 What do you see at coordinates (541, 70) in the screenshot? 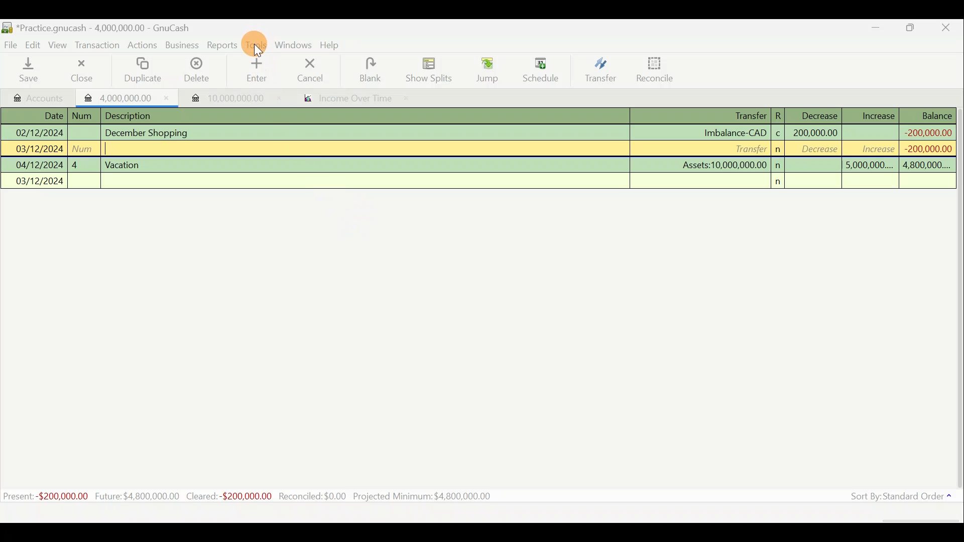
I see `Schedule` at bounding box center [541, 70].